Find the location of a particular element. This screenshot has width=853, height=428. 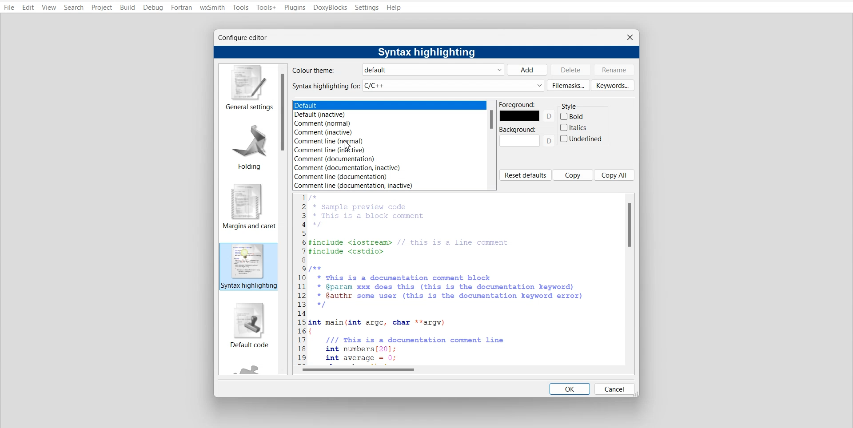

Cursor is located at coordinates (347, 146).